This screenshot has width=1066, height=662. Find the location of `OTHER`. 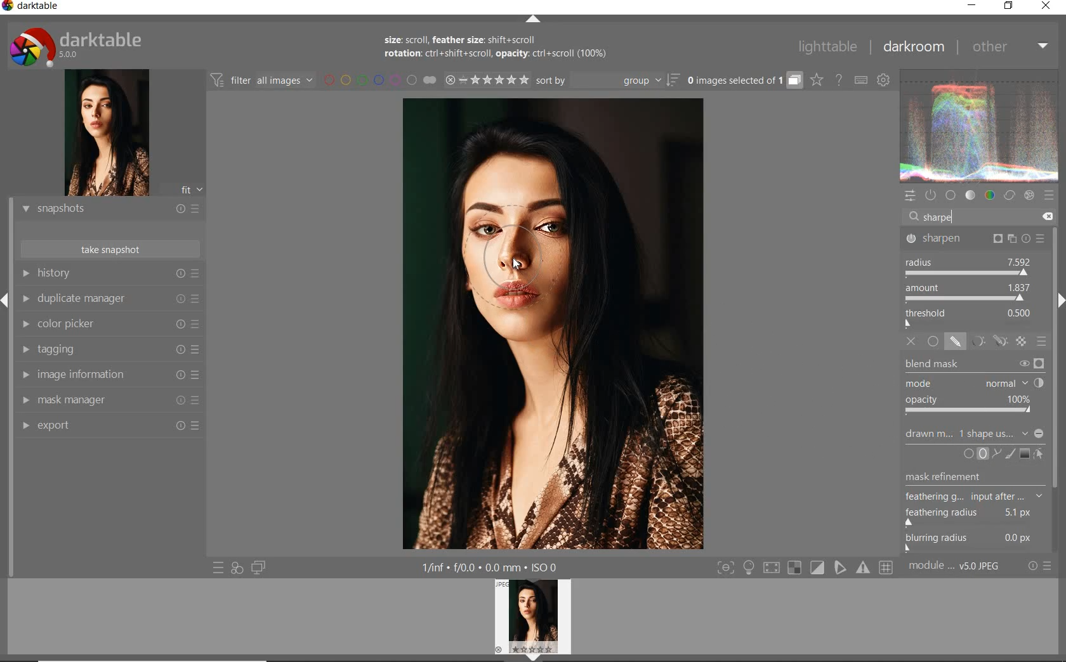

OTHER is located at coordinates (1009, 48).